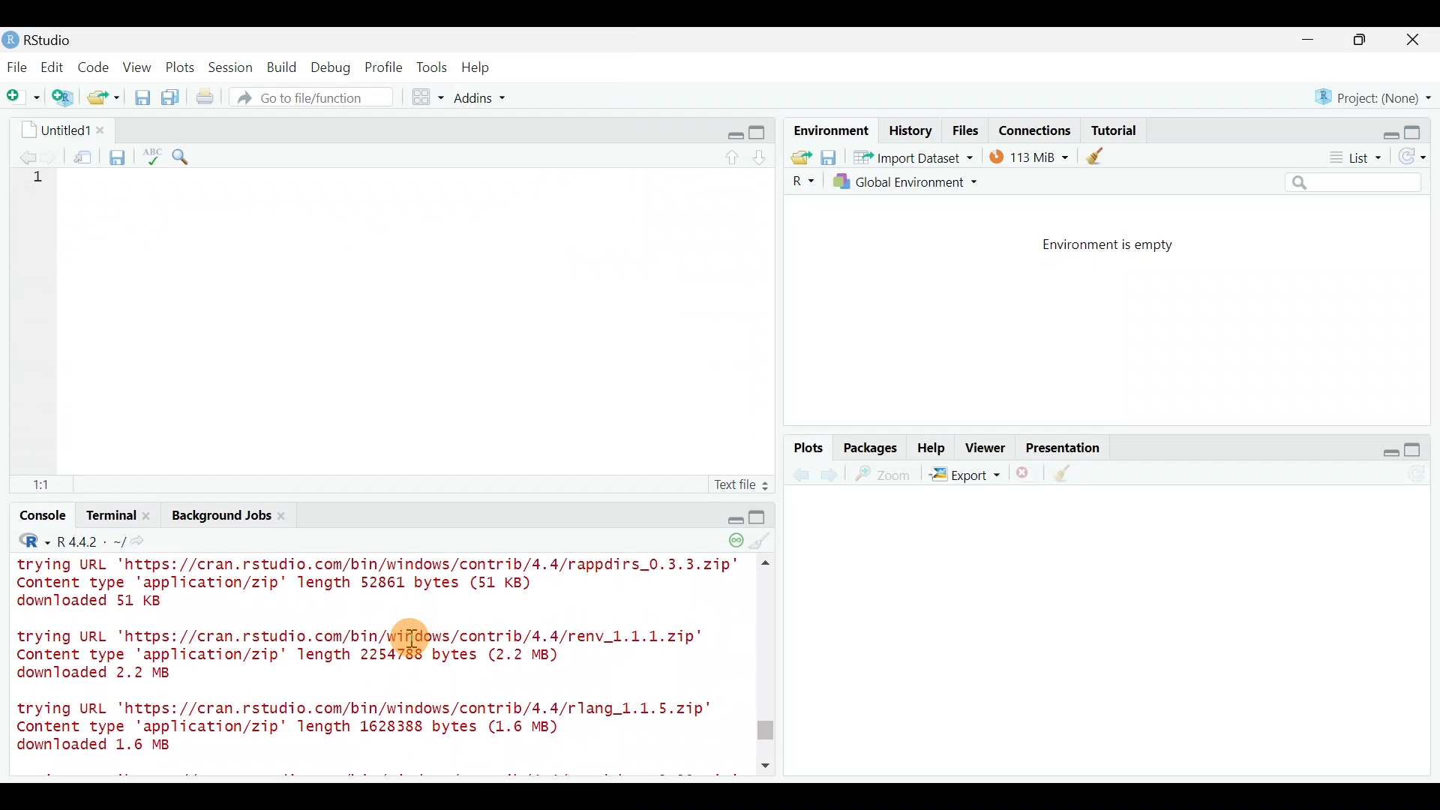  Describe the element at coordinates (801, 181) in the screenshot. I see `R` at that location.